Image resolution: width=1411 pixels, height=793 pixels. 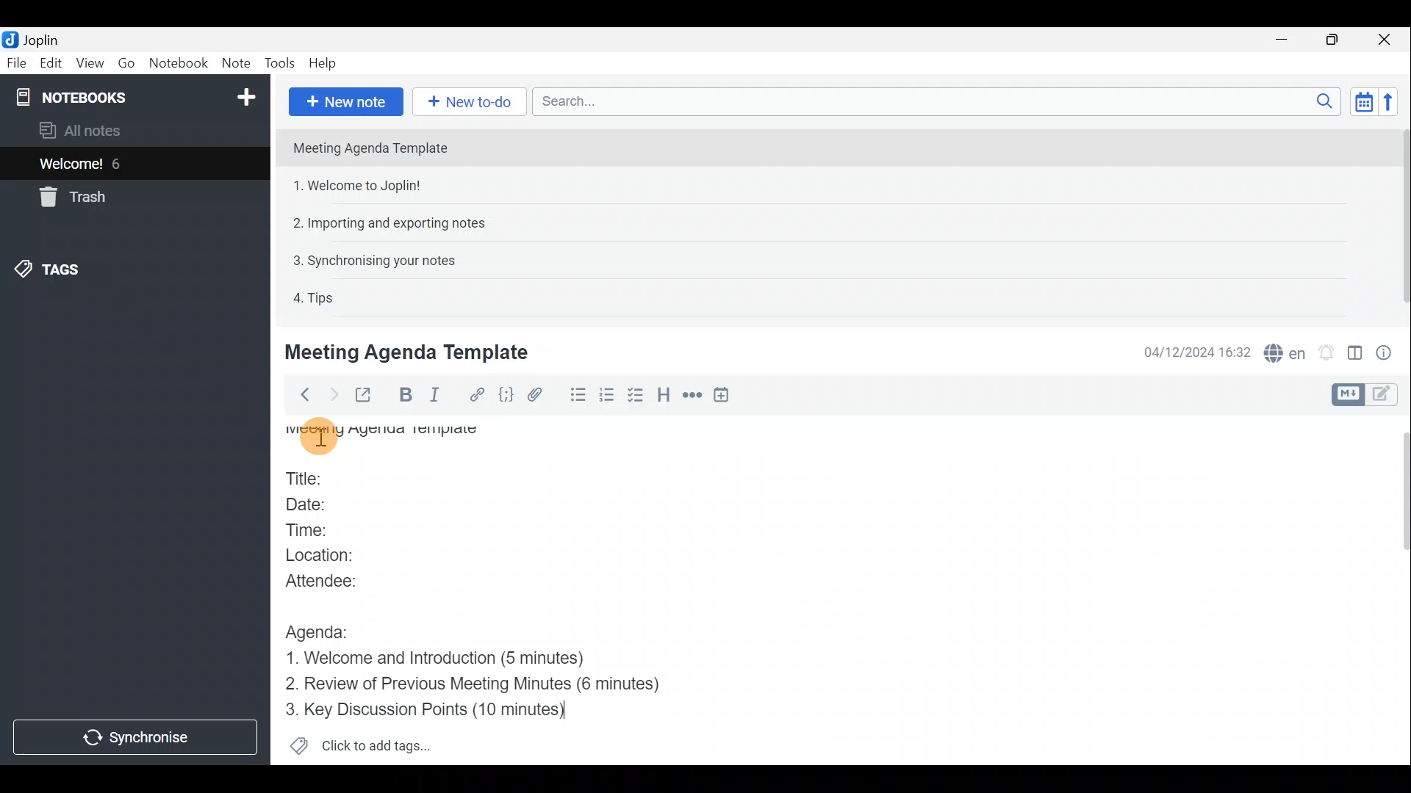 What do you see at coordinates (402, 395) in the screenshot?
I see `Bold` at bounding box center [402, 395].